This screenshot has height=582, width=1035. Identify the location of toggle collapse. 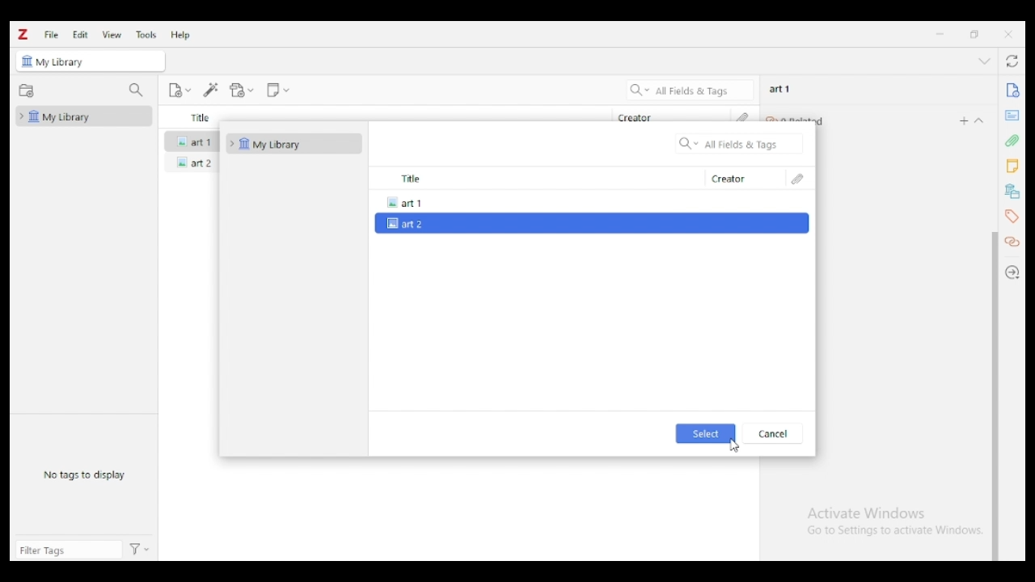
(985, 61).